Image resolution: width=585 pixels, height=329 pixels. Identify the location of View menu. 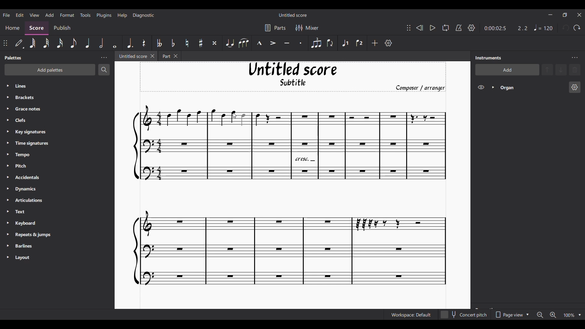
(34, 15).